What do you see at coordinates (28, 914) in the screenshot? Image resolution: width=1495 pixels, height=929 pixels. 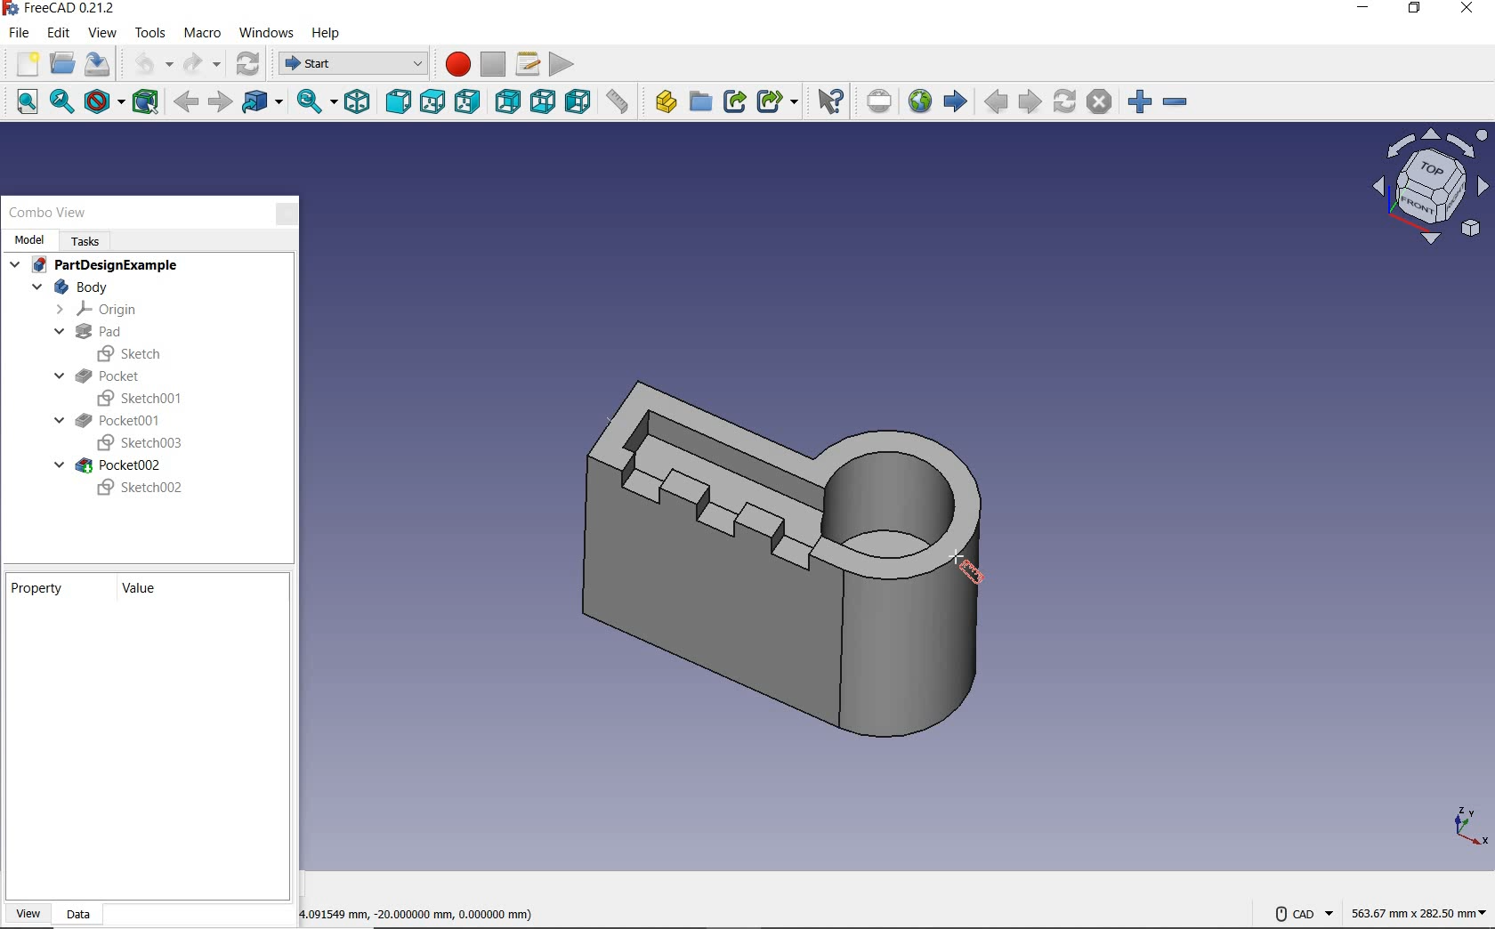 I see `VIEW` at bounding box center [28, 914].